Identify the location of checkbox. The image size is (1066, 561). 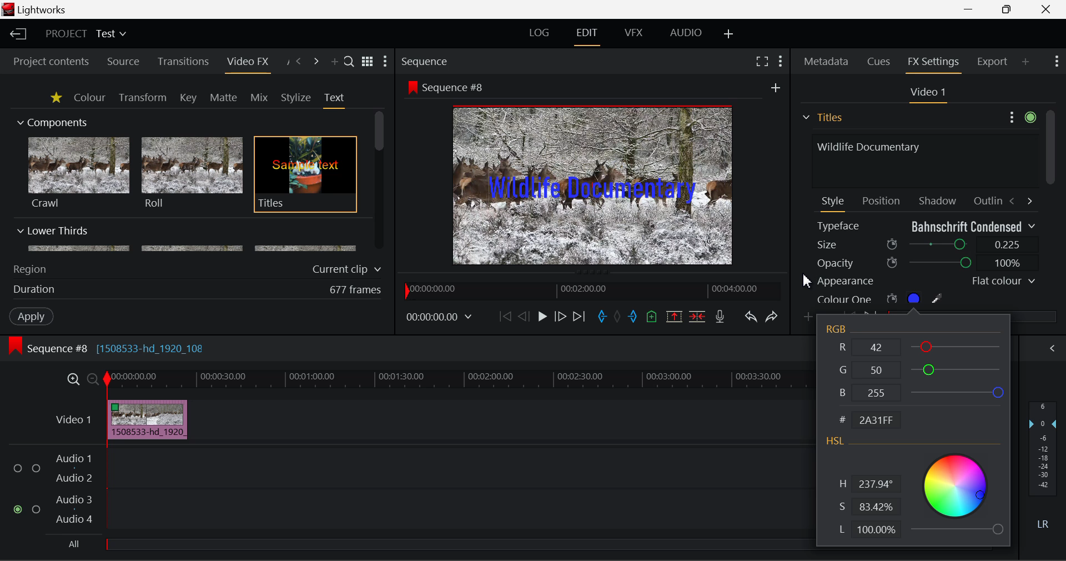
(20, 469).